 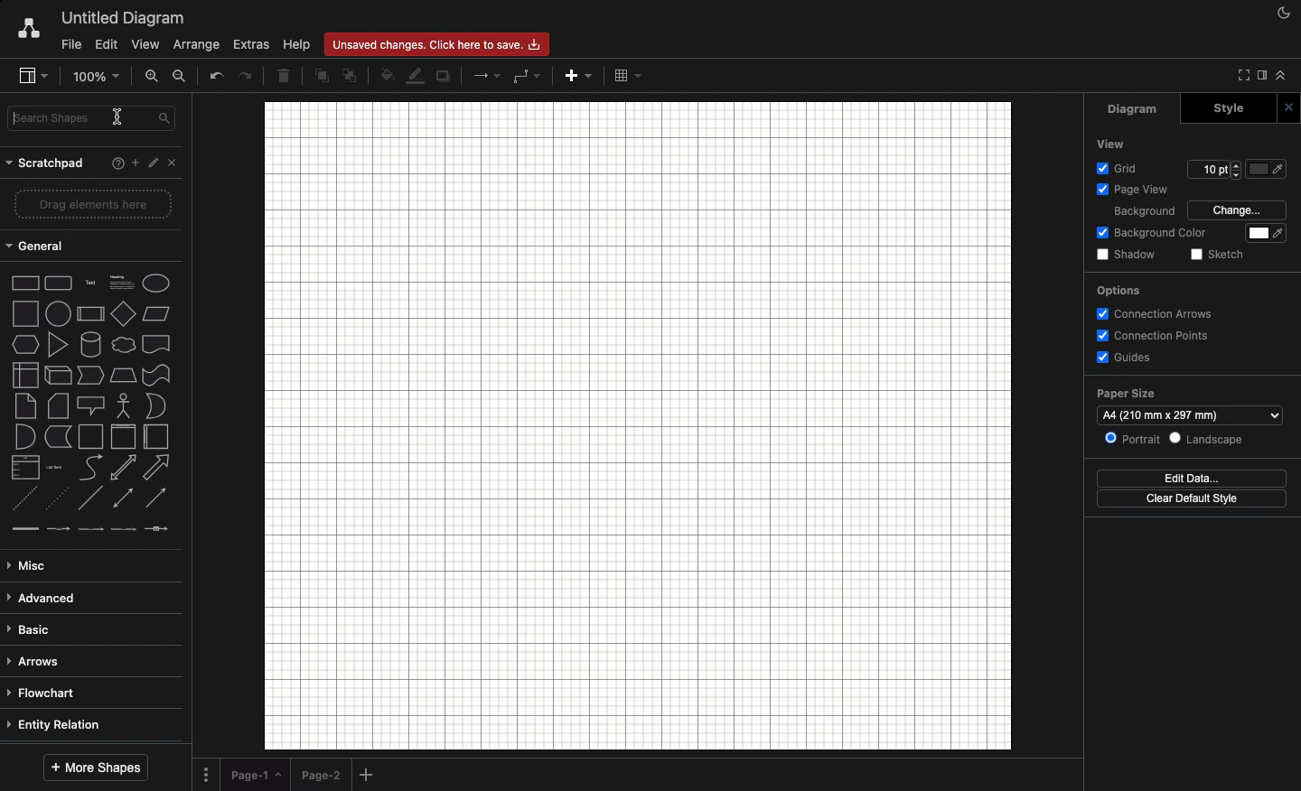 What do you see at coordinates (1134, 109) in the screenshot?
I see `Diagram` at bounding box center [1134, 109].